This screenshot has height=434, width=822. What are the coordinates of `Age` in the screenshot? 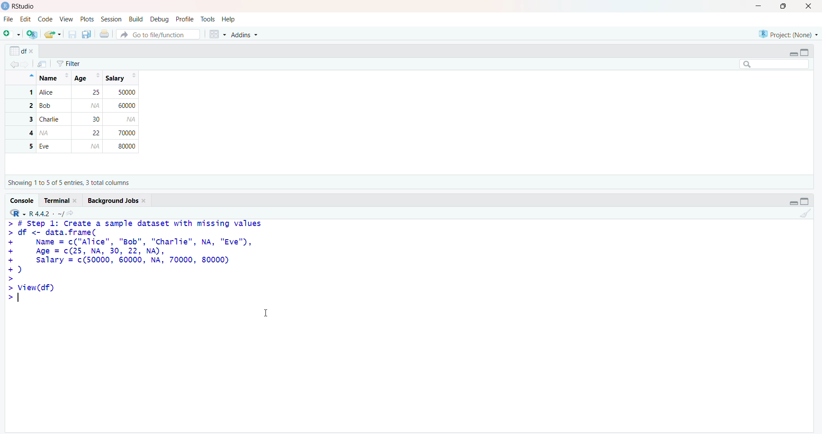 It's located at (87, 77).